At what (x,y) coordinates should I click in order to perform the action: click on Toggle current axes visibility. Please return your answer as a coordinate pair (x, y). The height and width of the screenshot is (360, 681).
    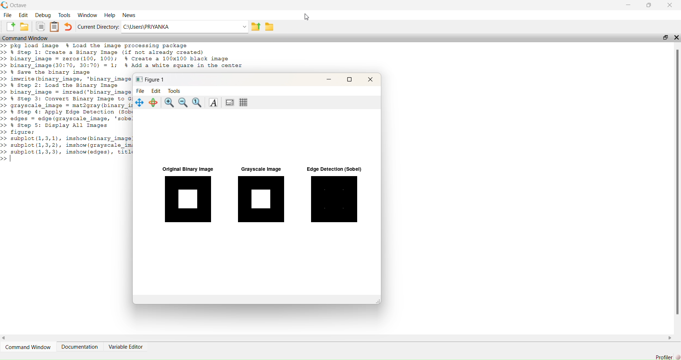
    Looking at the image, I should click on (230, 102).